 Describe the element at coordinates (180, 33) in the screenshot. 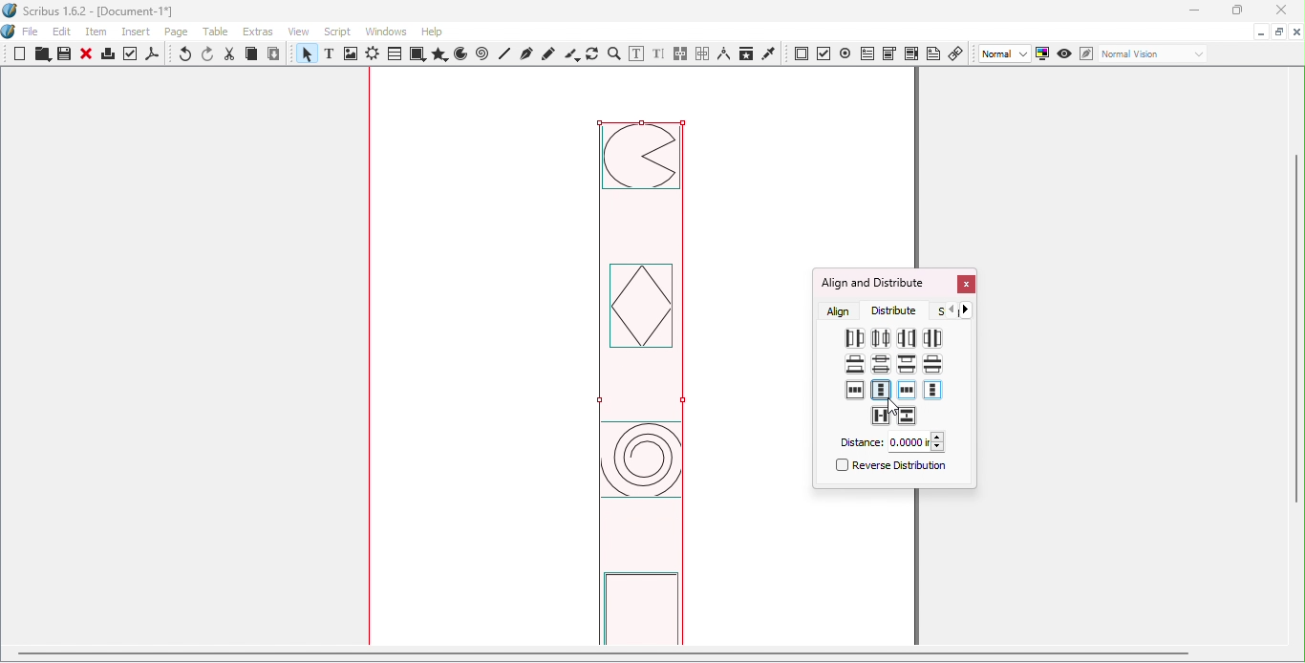

I see `Page` at that location.